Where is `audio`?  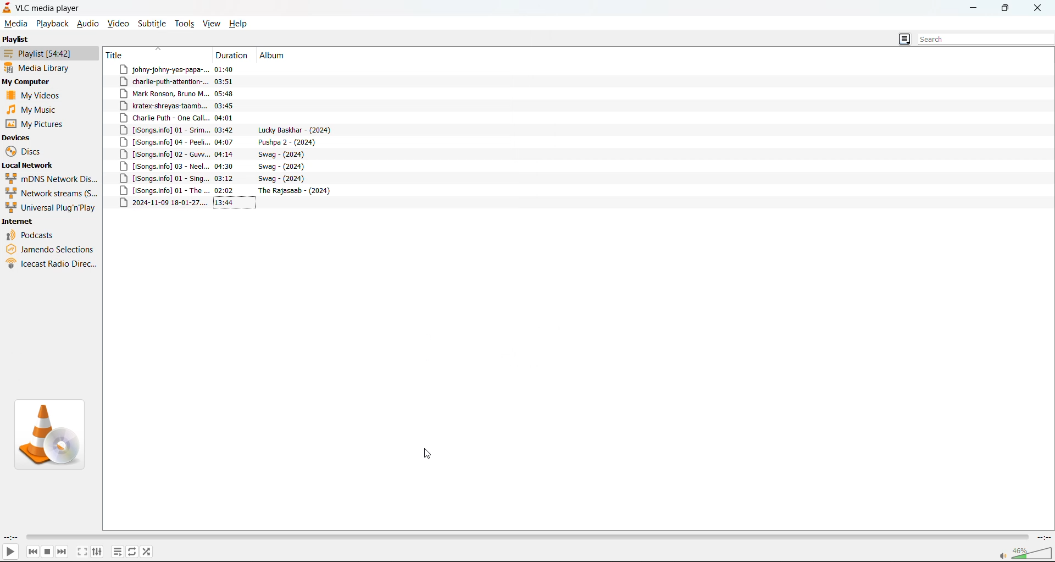
audio is located at coordinates (88, 23).